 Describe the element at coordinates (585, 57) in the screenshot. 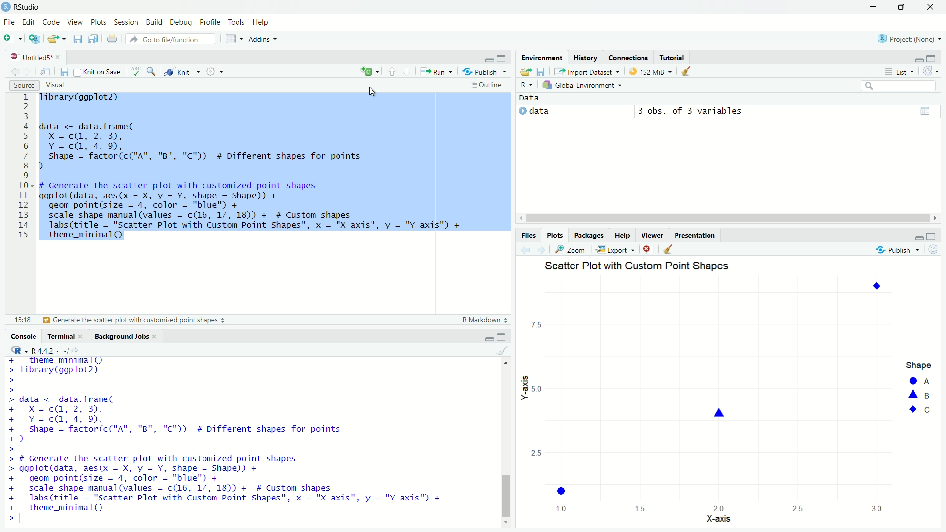

I see `History` at that location.